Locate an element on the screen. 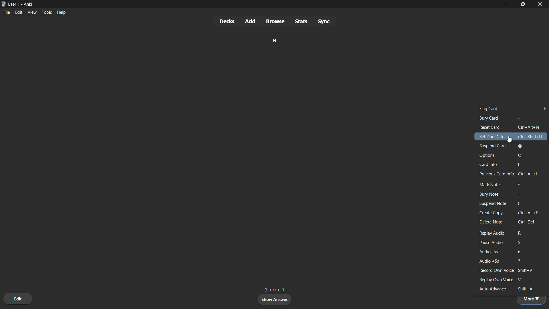 The height and width of the screenshot is (309, 549). delete note is located at coordinates (492, 222).